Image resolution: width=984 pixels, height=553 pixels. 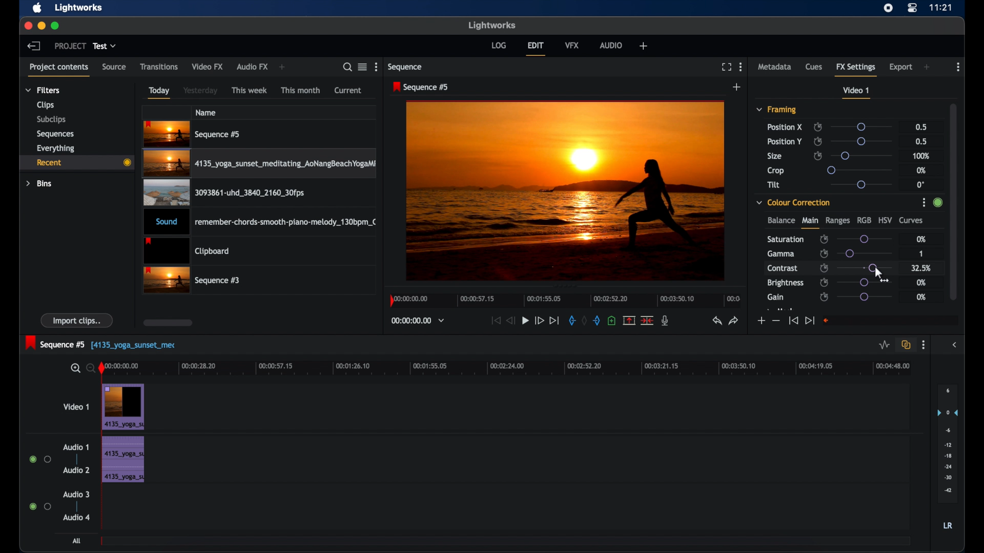 I want to click on gamma, so click(x=781, y=253).